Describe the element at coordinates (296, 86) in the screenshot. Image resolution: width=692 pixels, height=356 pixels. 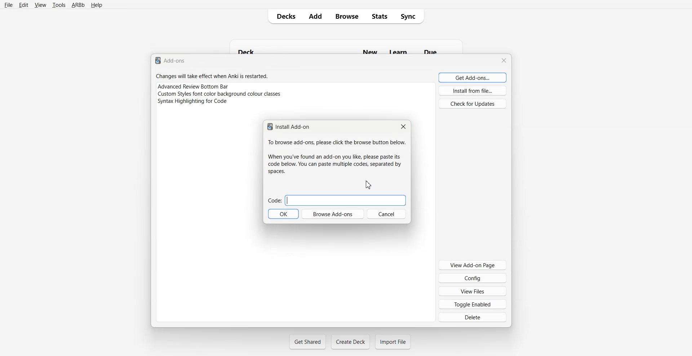
I see `Advance Review Bottom Bar` at that location.